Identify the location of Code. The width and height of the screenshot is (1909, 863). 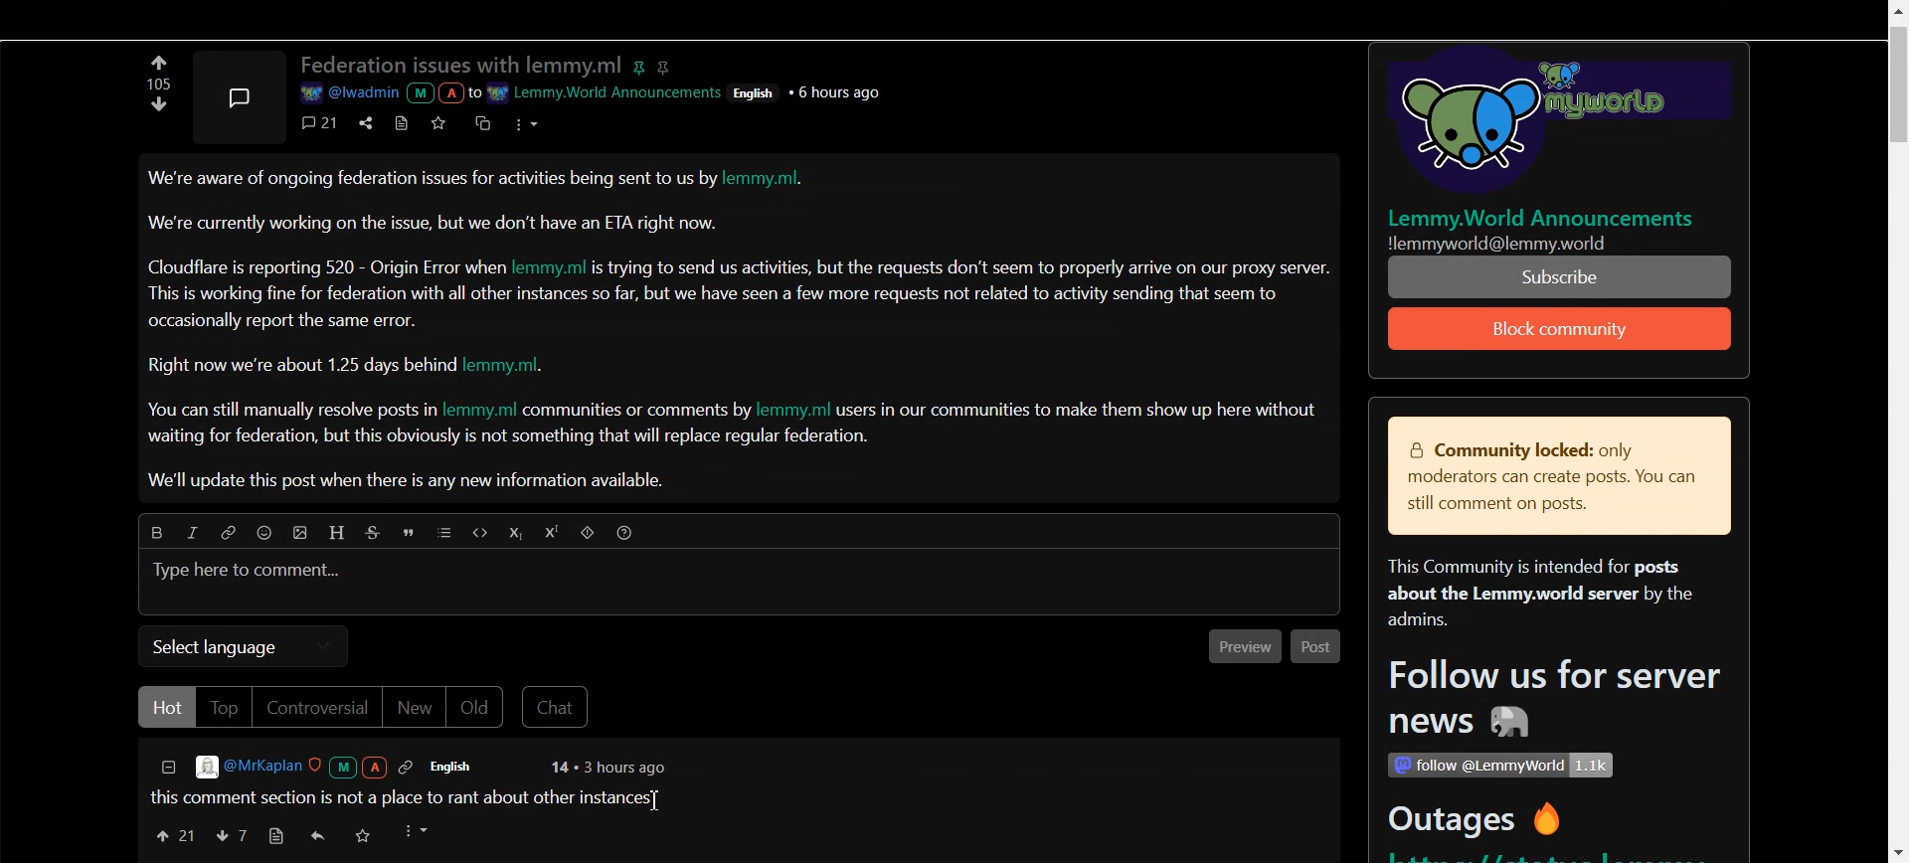
(477, 532).